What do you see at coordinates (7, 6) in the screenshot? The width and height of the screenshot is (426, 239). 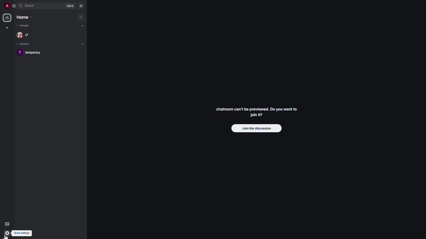 I see `profile` at bounding box center [7, 6].